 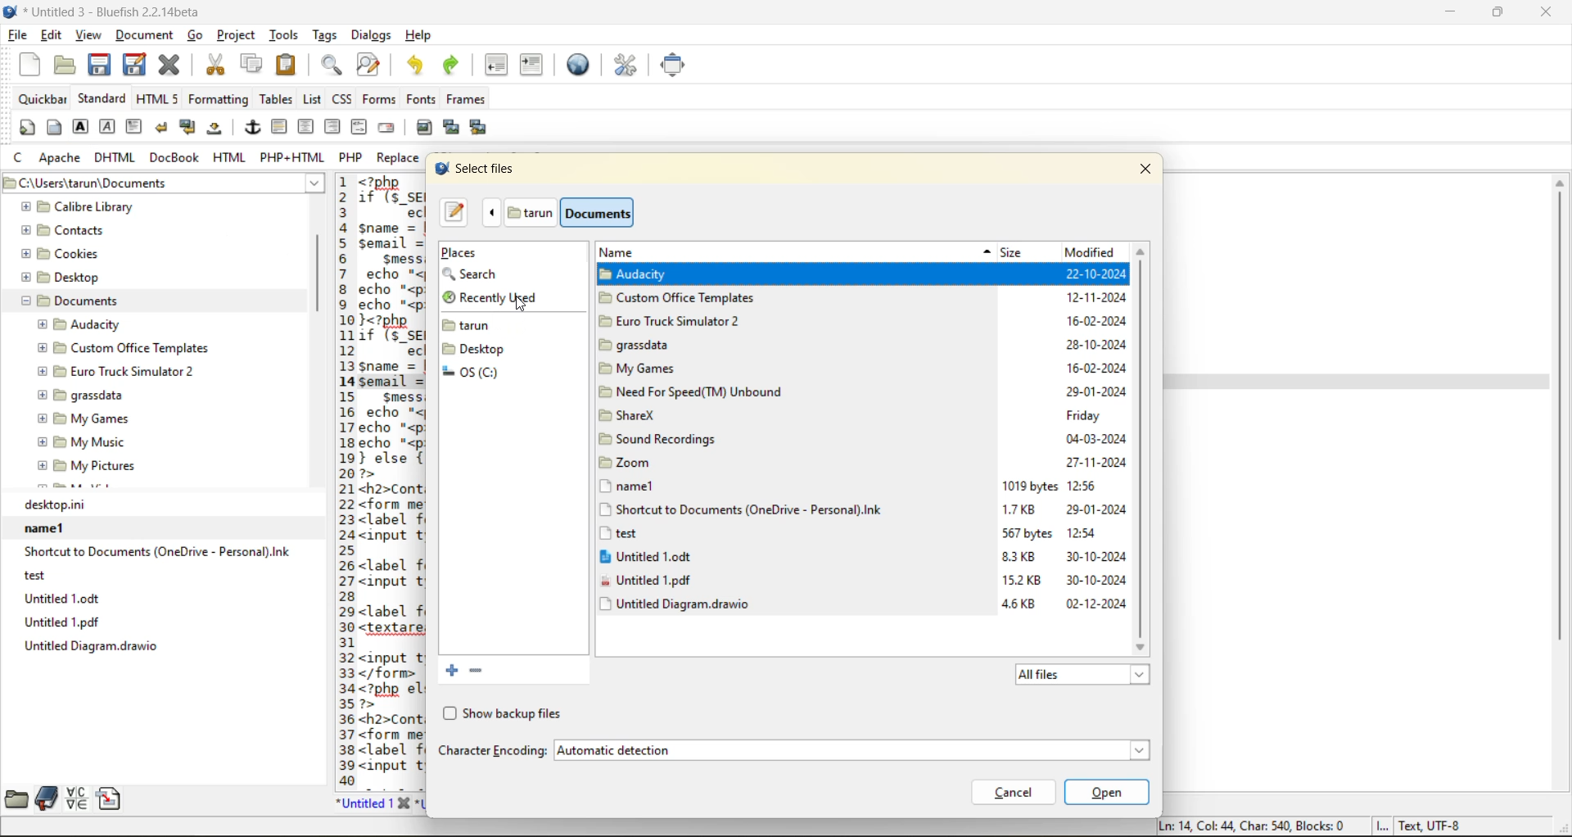 What do you see at coordinates (250, 65) in the screenshot?
I see `copy` at bounding box center [250, 65].